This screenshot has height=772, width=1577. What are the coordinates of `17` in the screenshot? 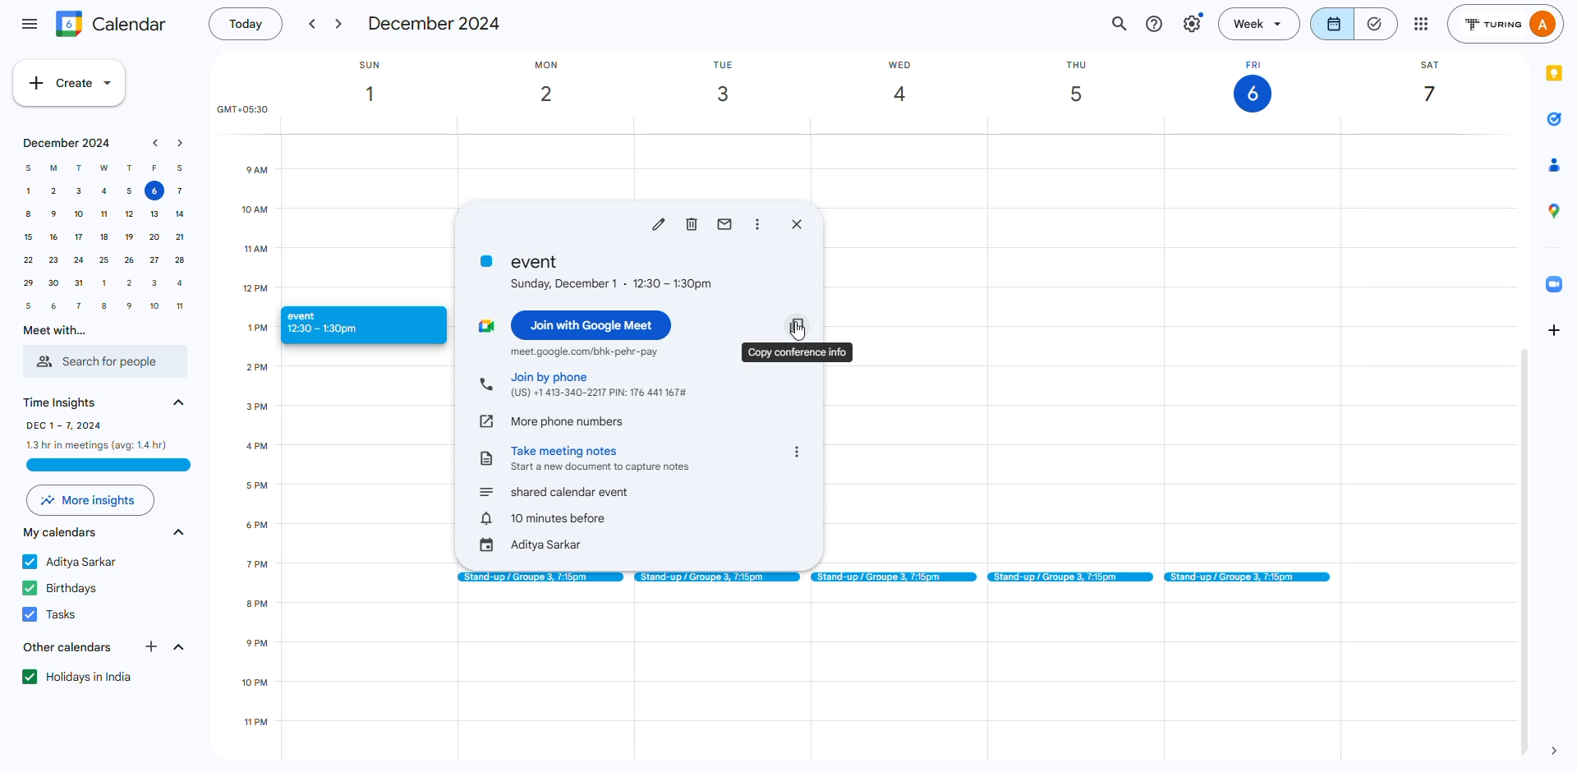 It's located at (77, 238).